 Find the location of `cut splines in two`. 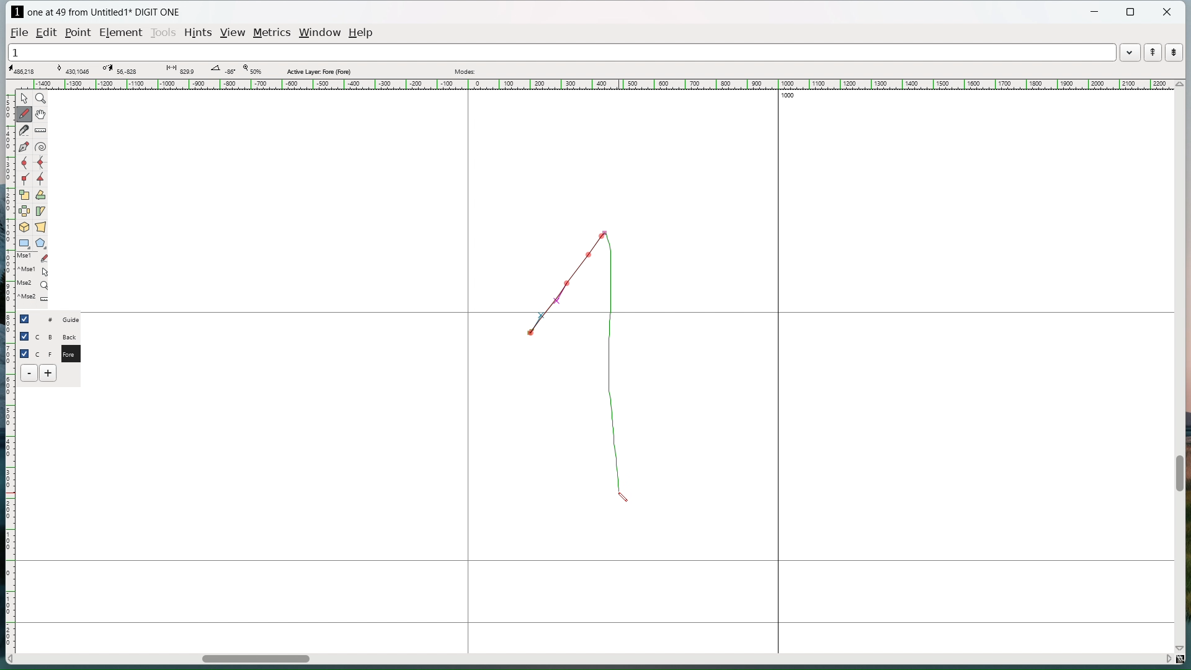

cut splines in two is located at coordinates (25, 130).